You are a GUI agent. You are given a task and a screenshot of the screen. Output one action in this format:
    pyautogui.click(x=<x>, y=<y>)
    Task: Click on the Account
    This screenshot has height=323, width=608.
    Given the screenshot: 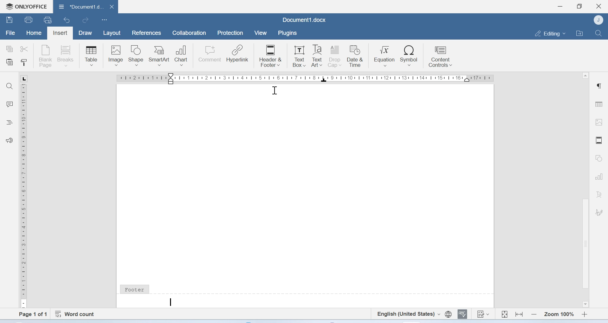 What is the action you would take?
    pyautogui.click(x=598, y=20)
    